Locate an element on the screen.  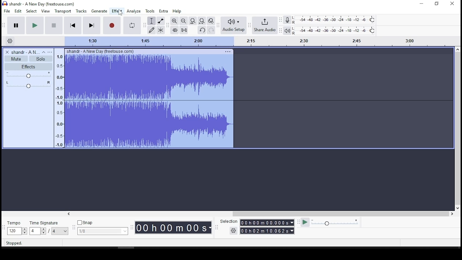
audio name is located at coordinates (25, 52).